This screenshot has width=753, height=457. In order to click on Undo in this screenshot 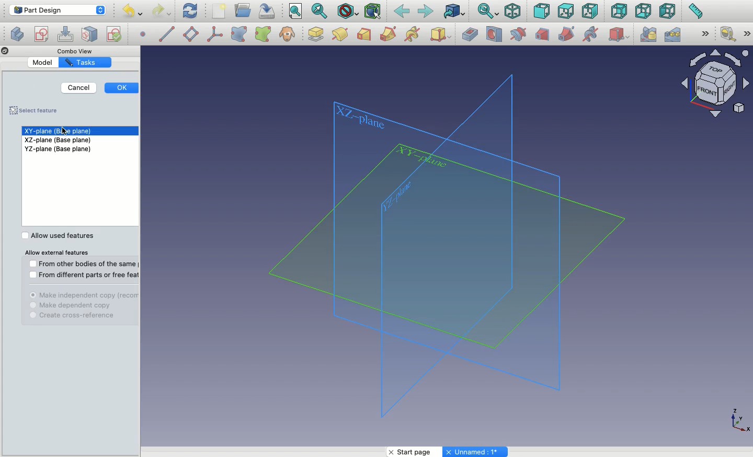, I will do `click(134, 13)`.